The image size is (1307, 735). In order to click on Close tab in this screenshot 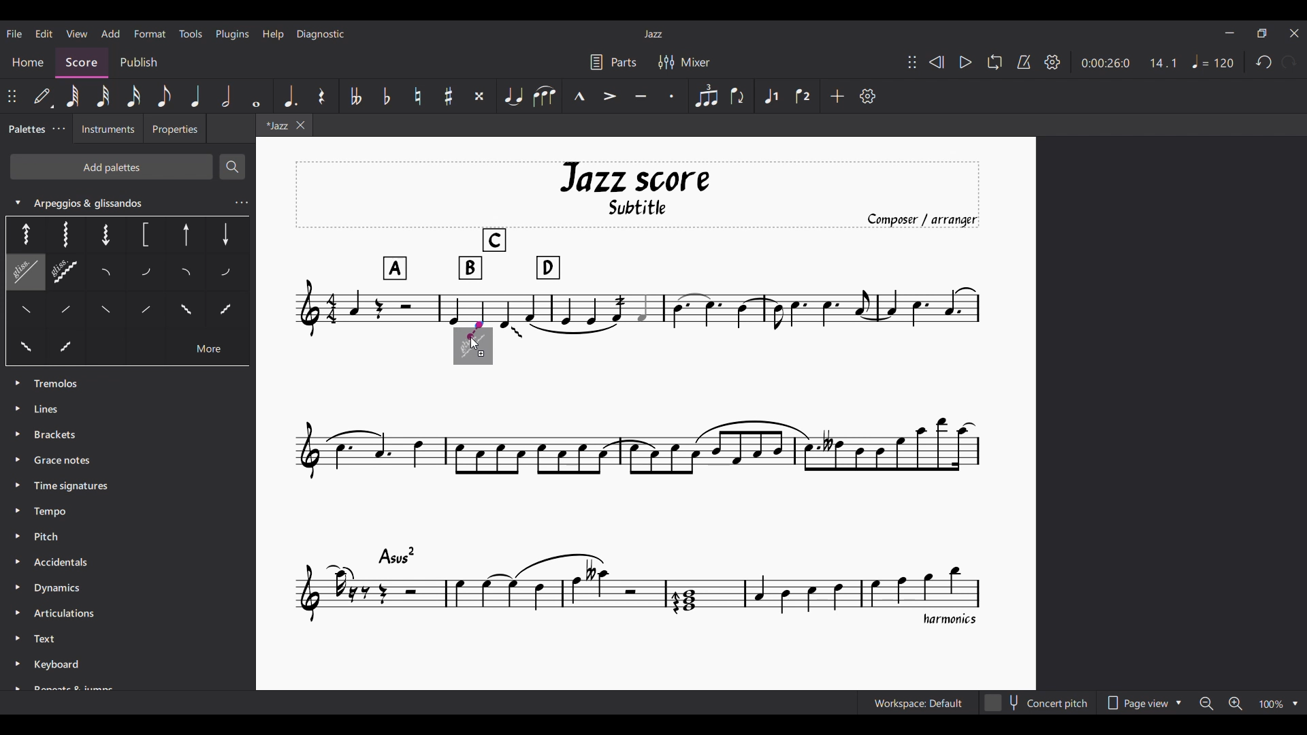, I will do `click(300, 125)`.